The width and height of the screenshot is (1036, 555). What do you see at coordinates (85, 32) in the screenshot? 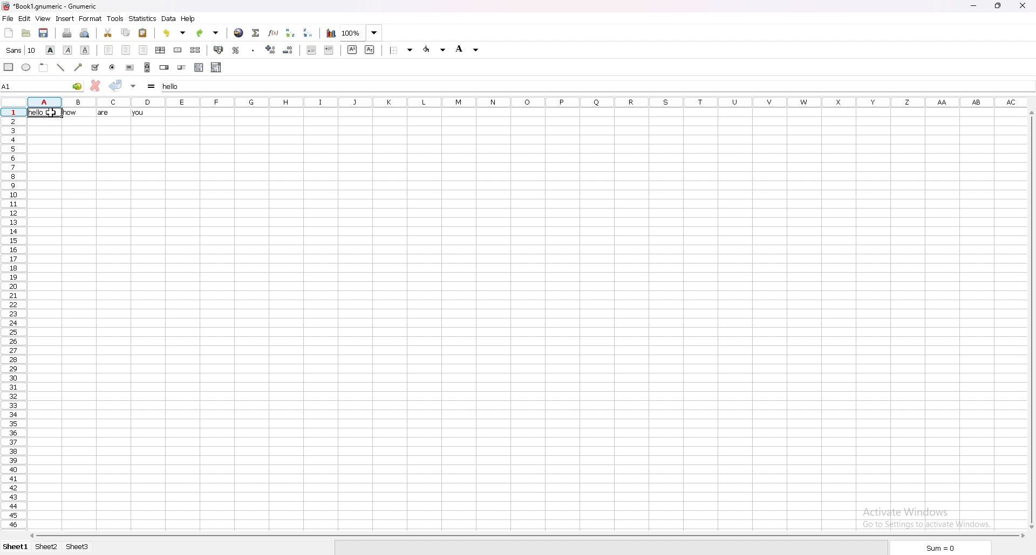
I see `print preview` at bounding box center [85, 32].